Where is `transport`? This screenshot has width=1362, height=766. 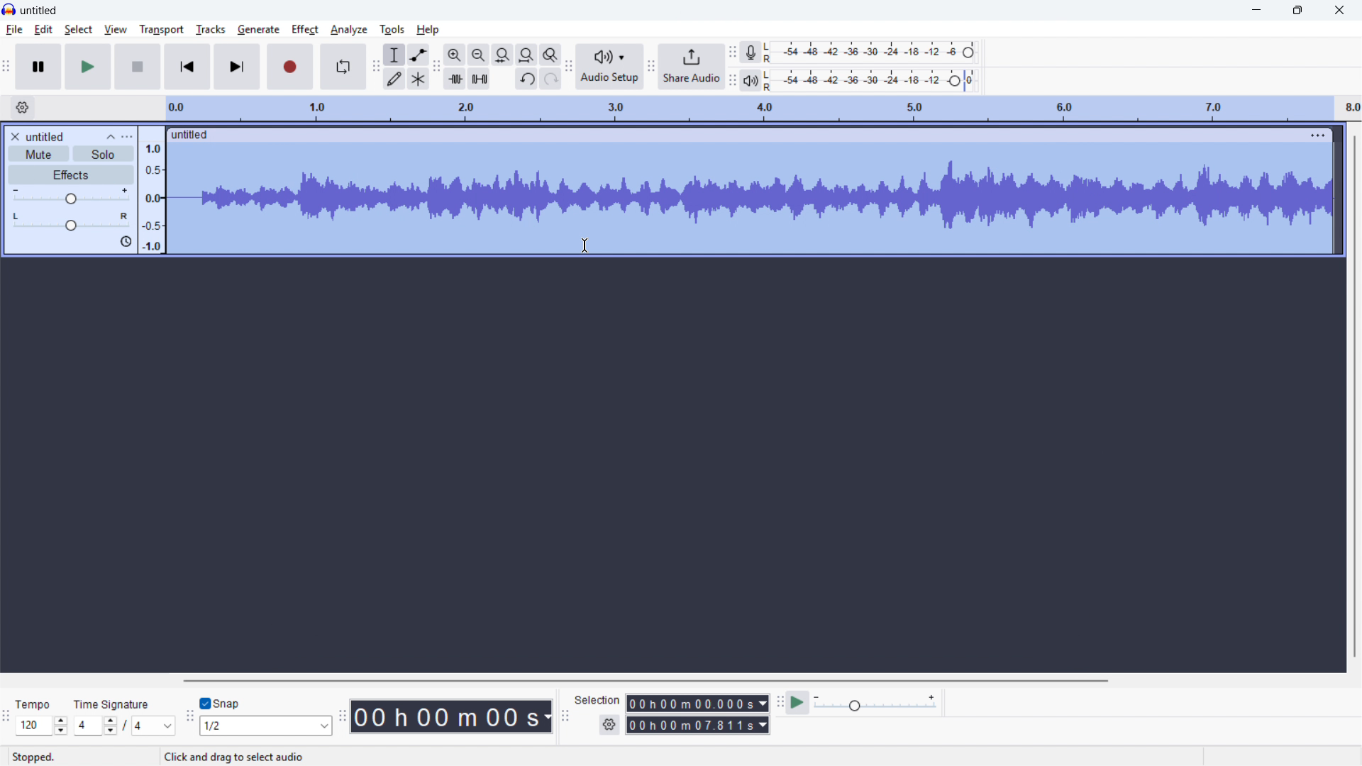 transport is located at coordinates (160, 30).